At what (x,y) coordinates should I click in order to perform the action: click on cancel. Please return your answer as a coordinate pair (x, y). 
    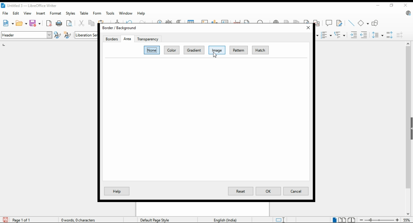
    Looking at the image, I should click on (296, 191).